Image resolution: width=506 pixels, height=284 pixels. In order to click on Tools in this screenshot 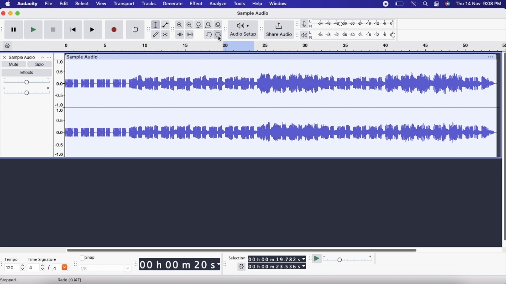, I will do `click(240, 4)`.